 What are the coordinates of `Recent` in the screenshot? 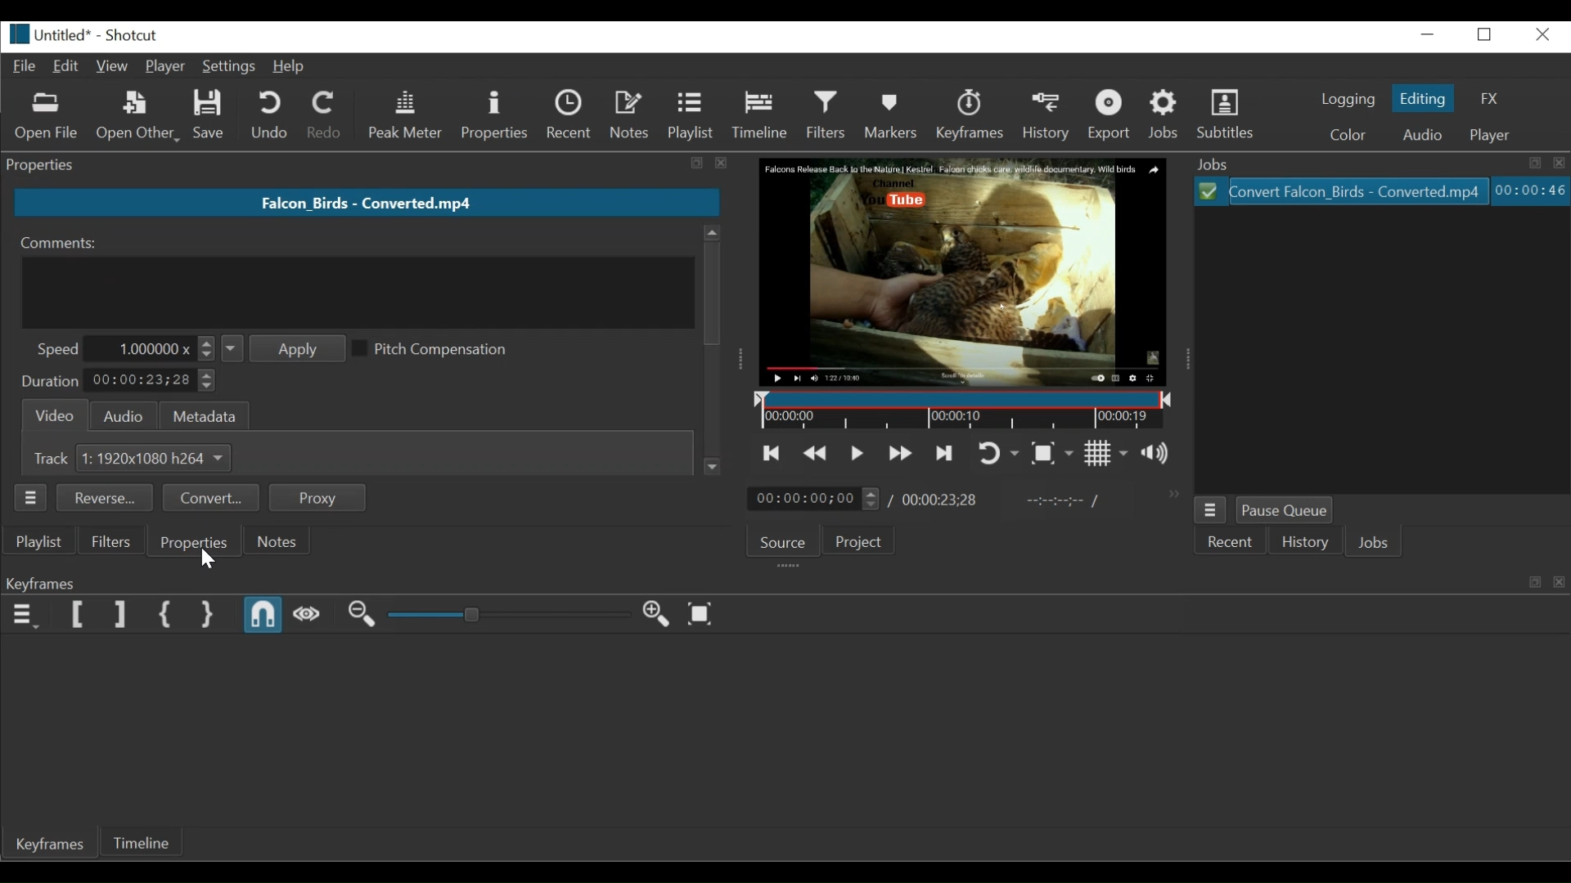 It's located at (1231, 543).